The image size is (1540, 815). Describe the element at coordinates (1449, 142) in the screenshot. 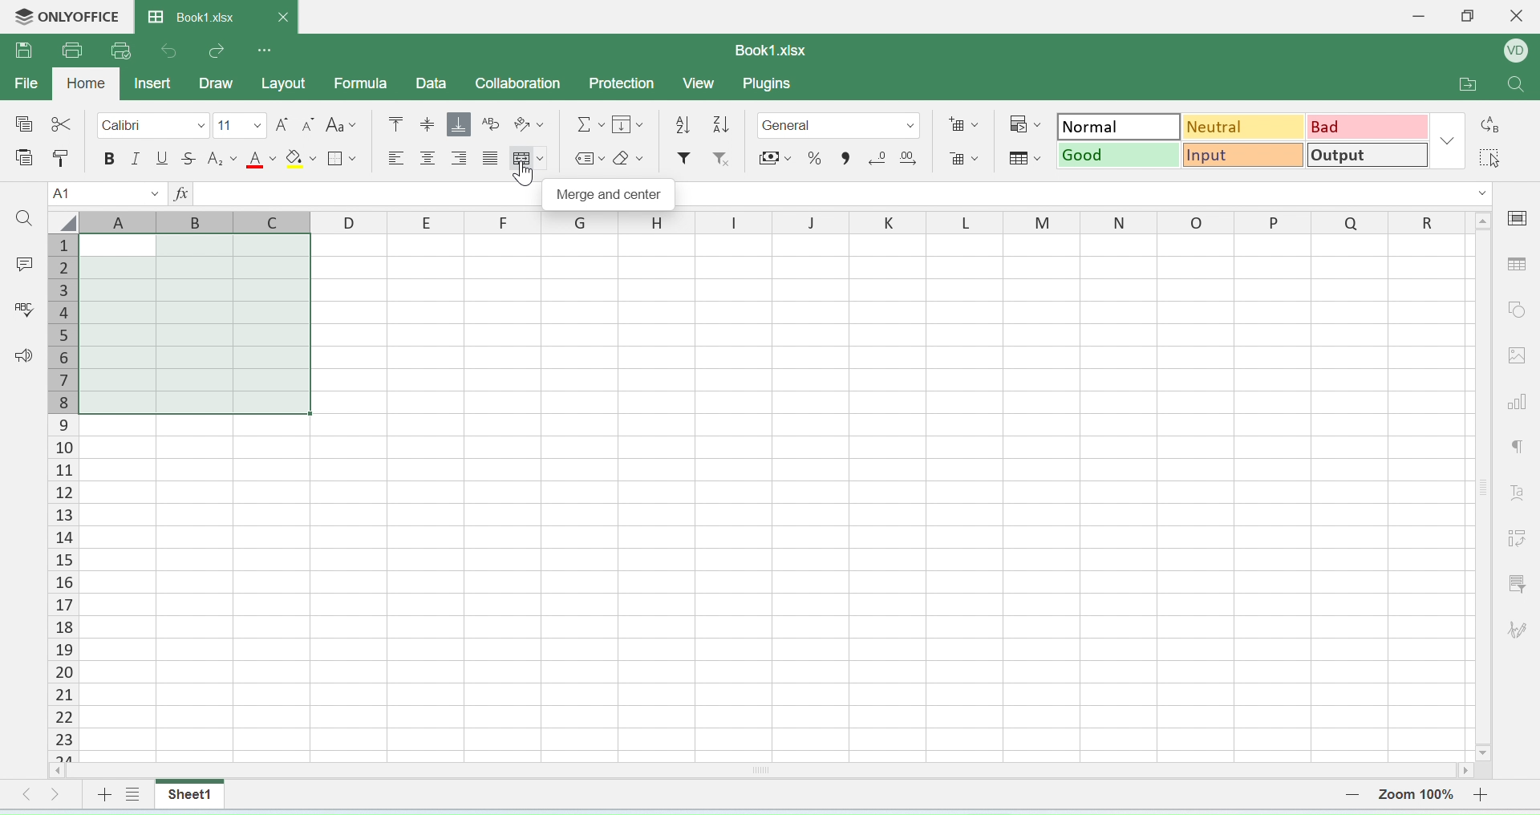

I see `dropdown` at that location.